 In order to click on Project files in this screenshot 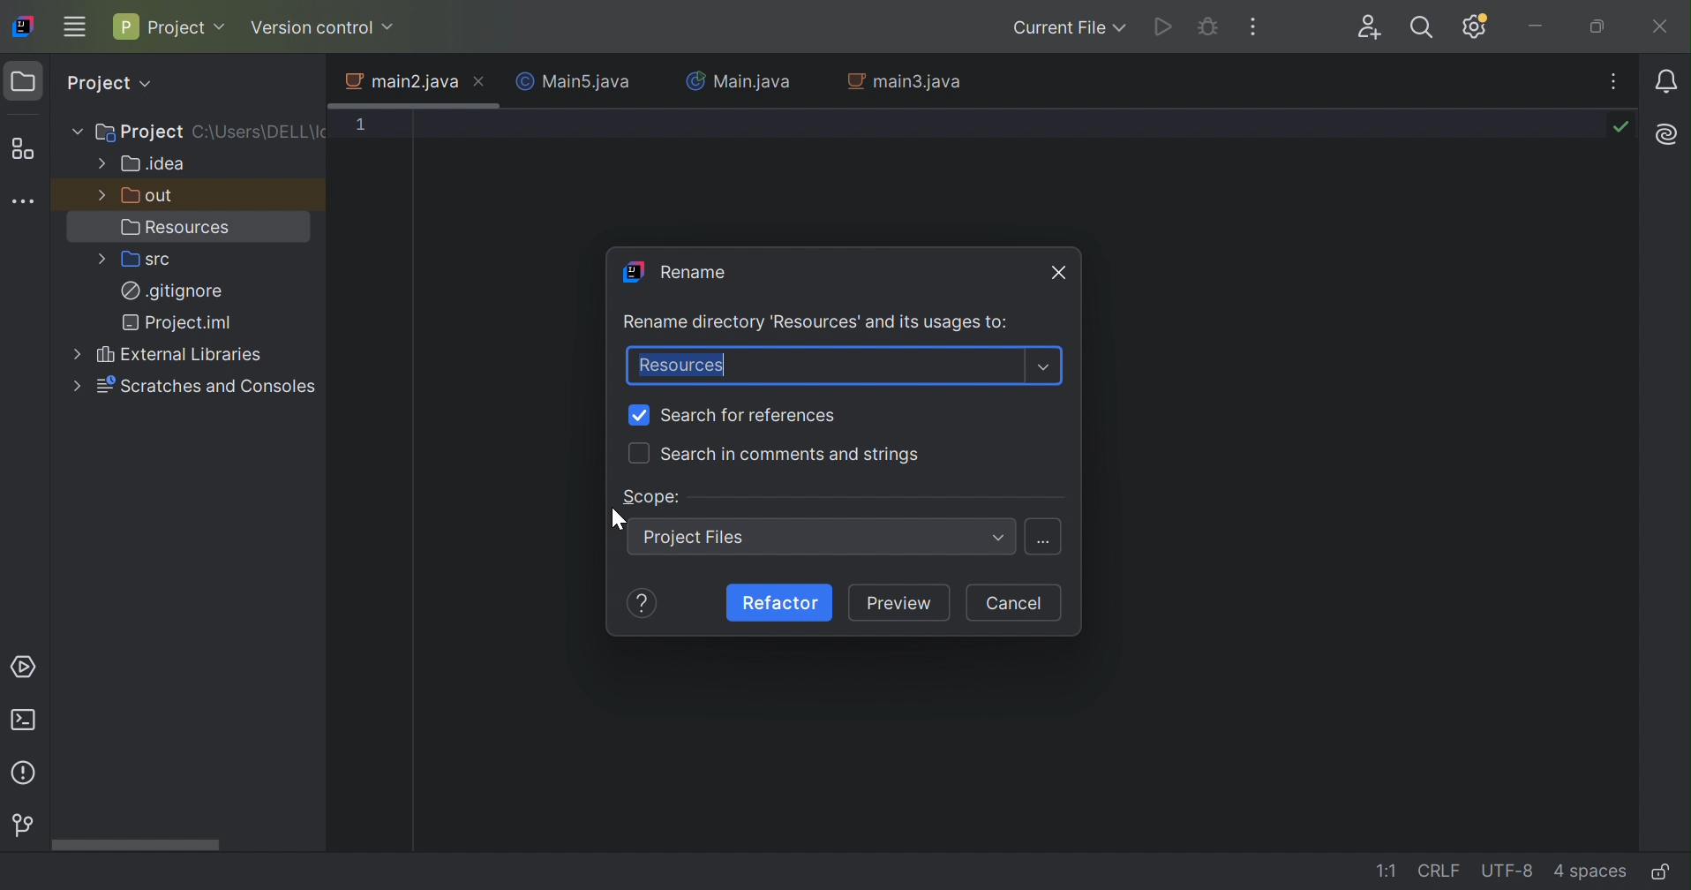, I will do `click(699, 539)`.